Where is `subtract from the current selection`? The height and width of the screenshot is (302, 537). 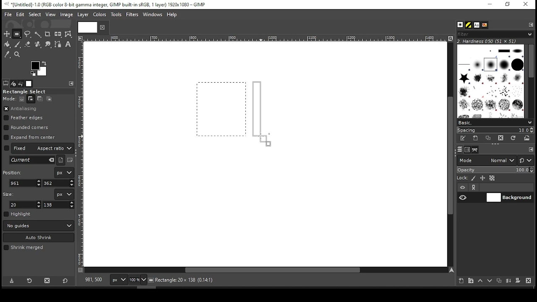 subtract from the current selection is located at coordinates (39, 99).